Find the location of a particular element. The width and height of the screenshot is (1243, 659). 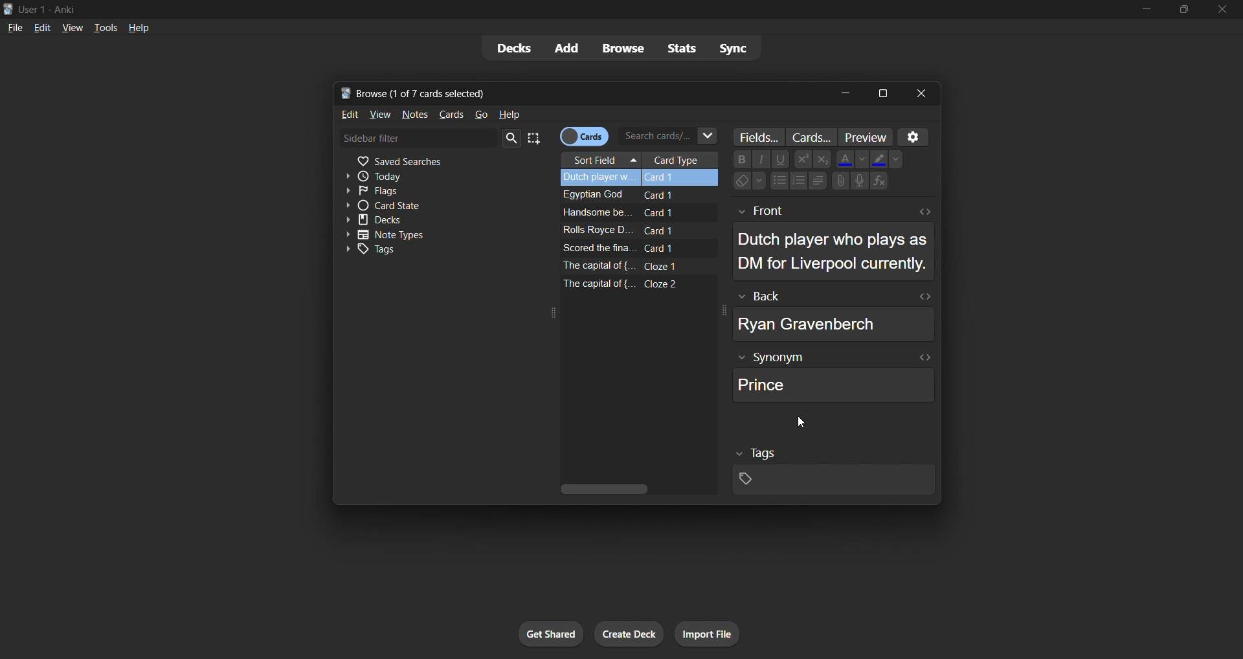

import file is located at coordinates (711, 633).